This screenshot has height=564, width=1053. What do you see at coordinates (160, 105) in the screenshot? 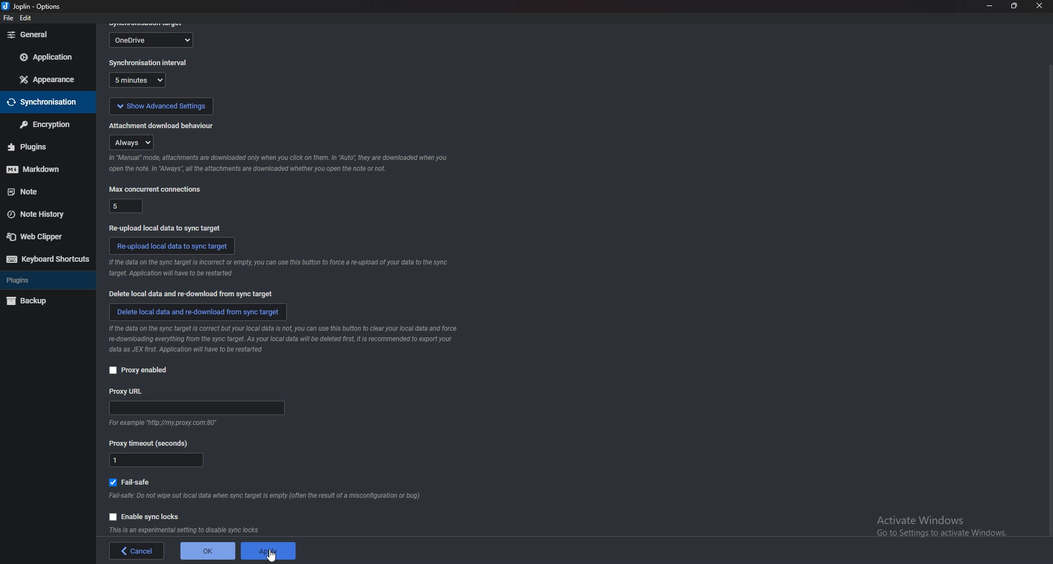
I see `show advanced settings` at bounding box center [160, 105].